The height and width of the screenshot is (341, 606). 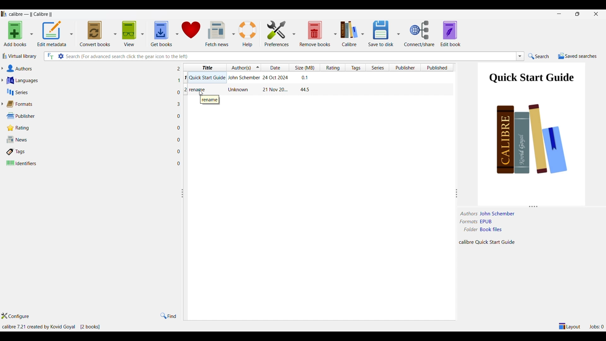 I want to click on Convert books, so click(x=95, y=33).